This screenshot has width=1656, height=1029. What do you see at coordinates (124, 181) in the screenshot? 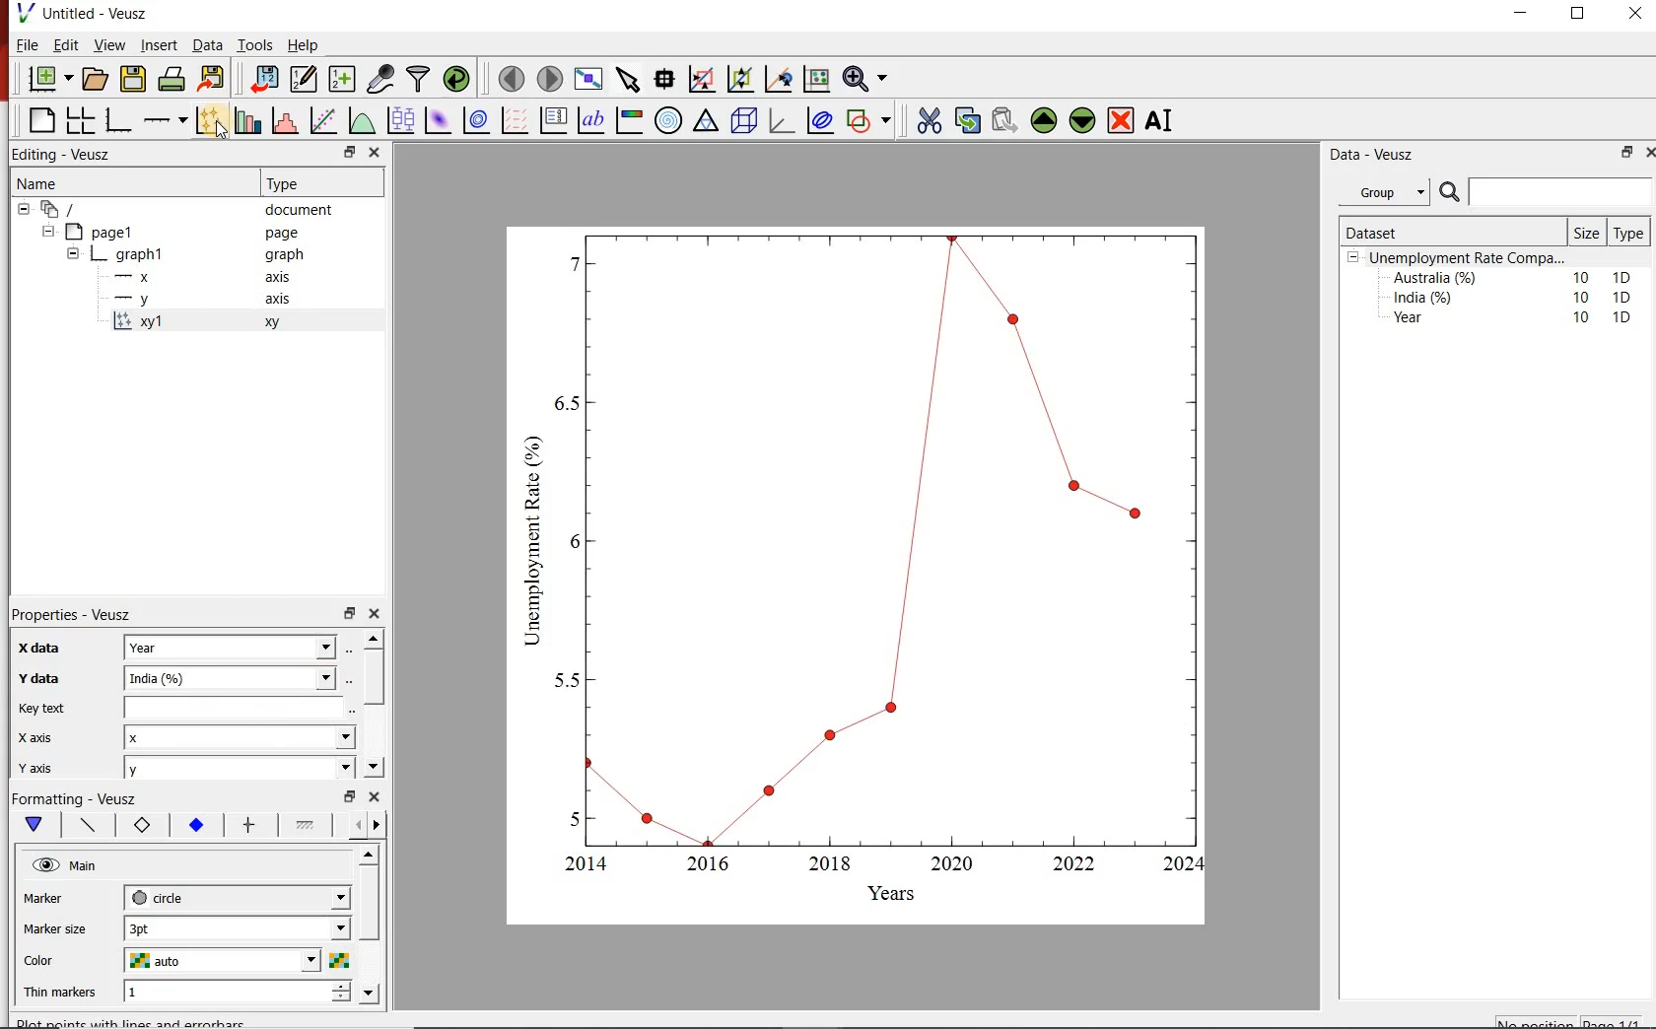
I see `Name` at bounding box center [124, 181].